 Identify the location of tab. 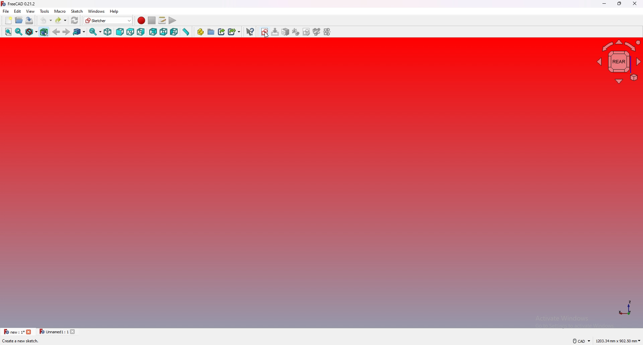
(297, 31).